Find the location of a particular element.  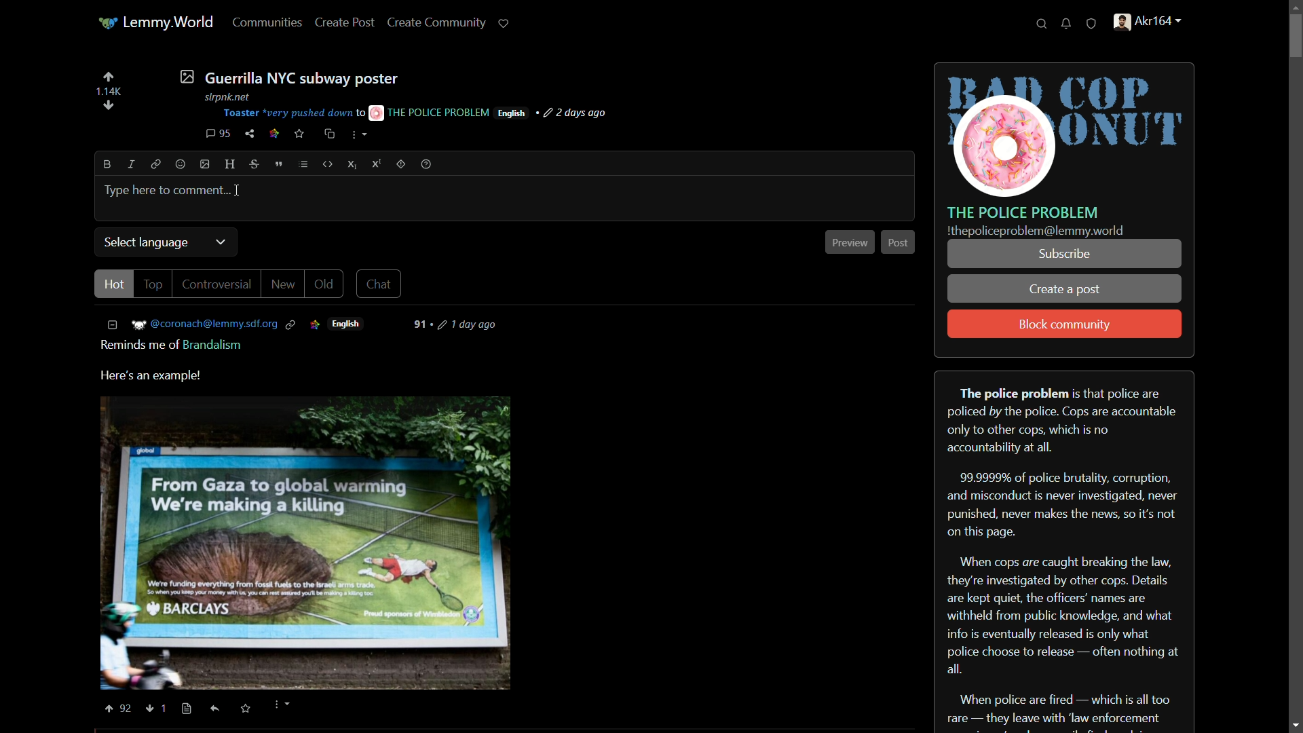

server icon is located at coordinates (1065, 131).